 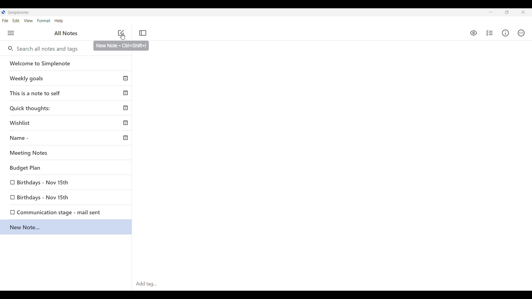 I want to click on All notes, so click(x=66, y=33).